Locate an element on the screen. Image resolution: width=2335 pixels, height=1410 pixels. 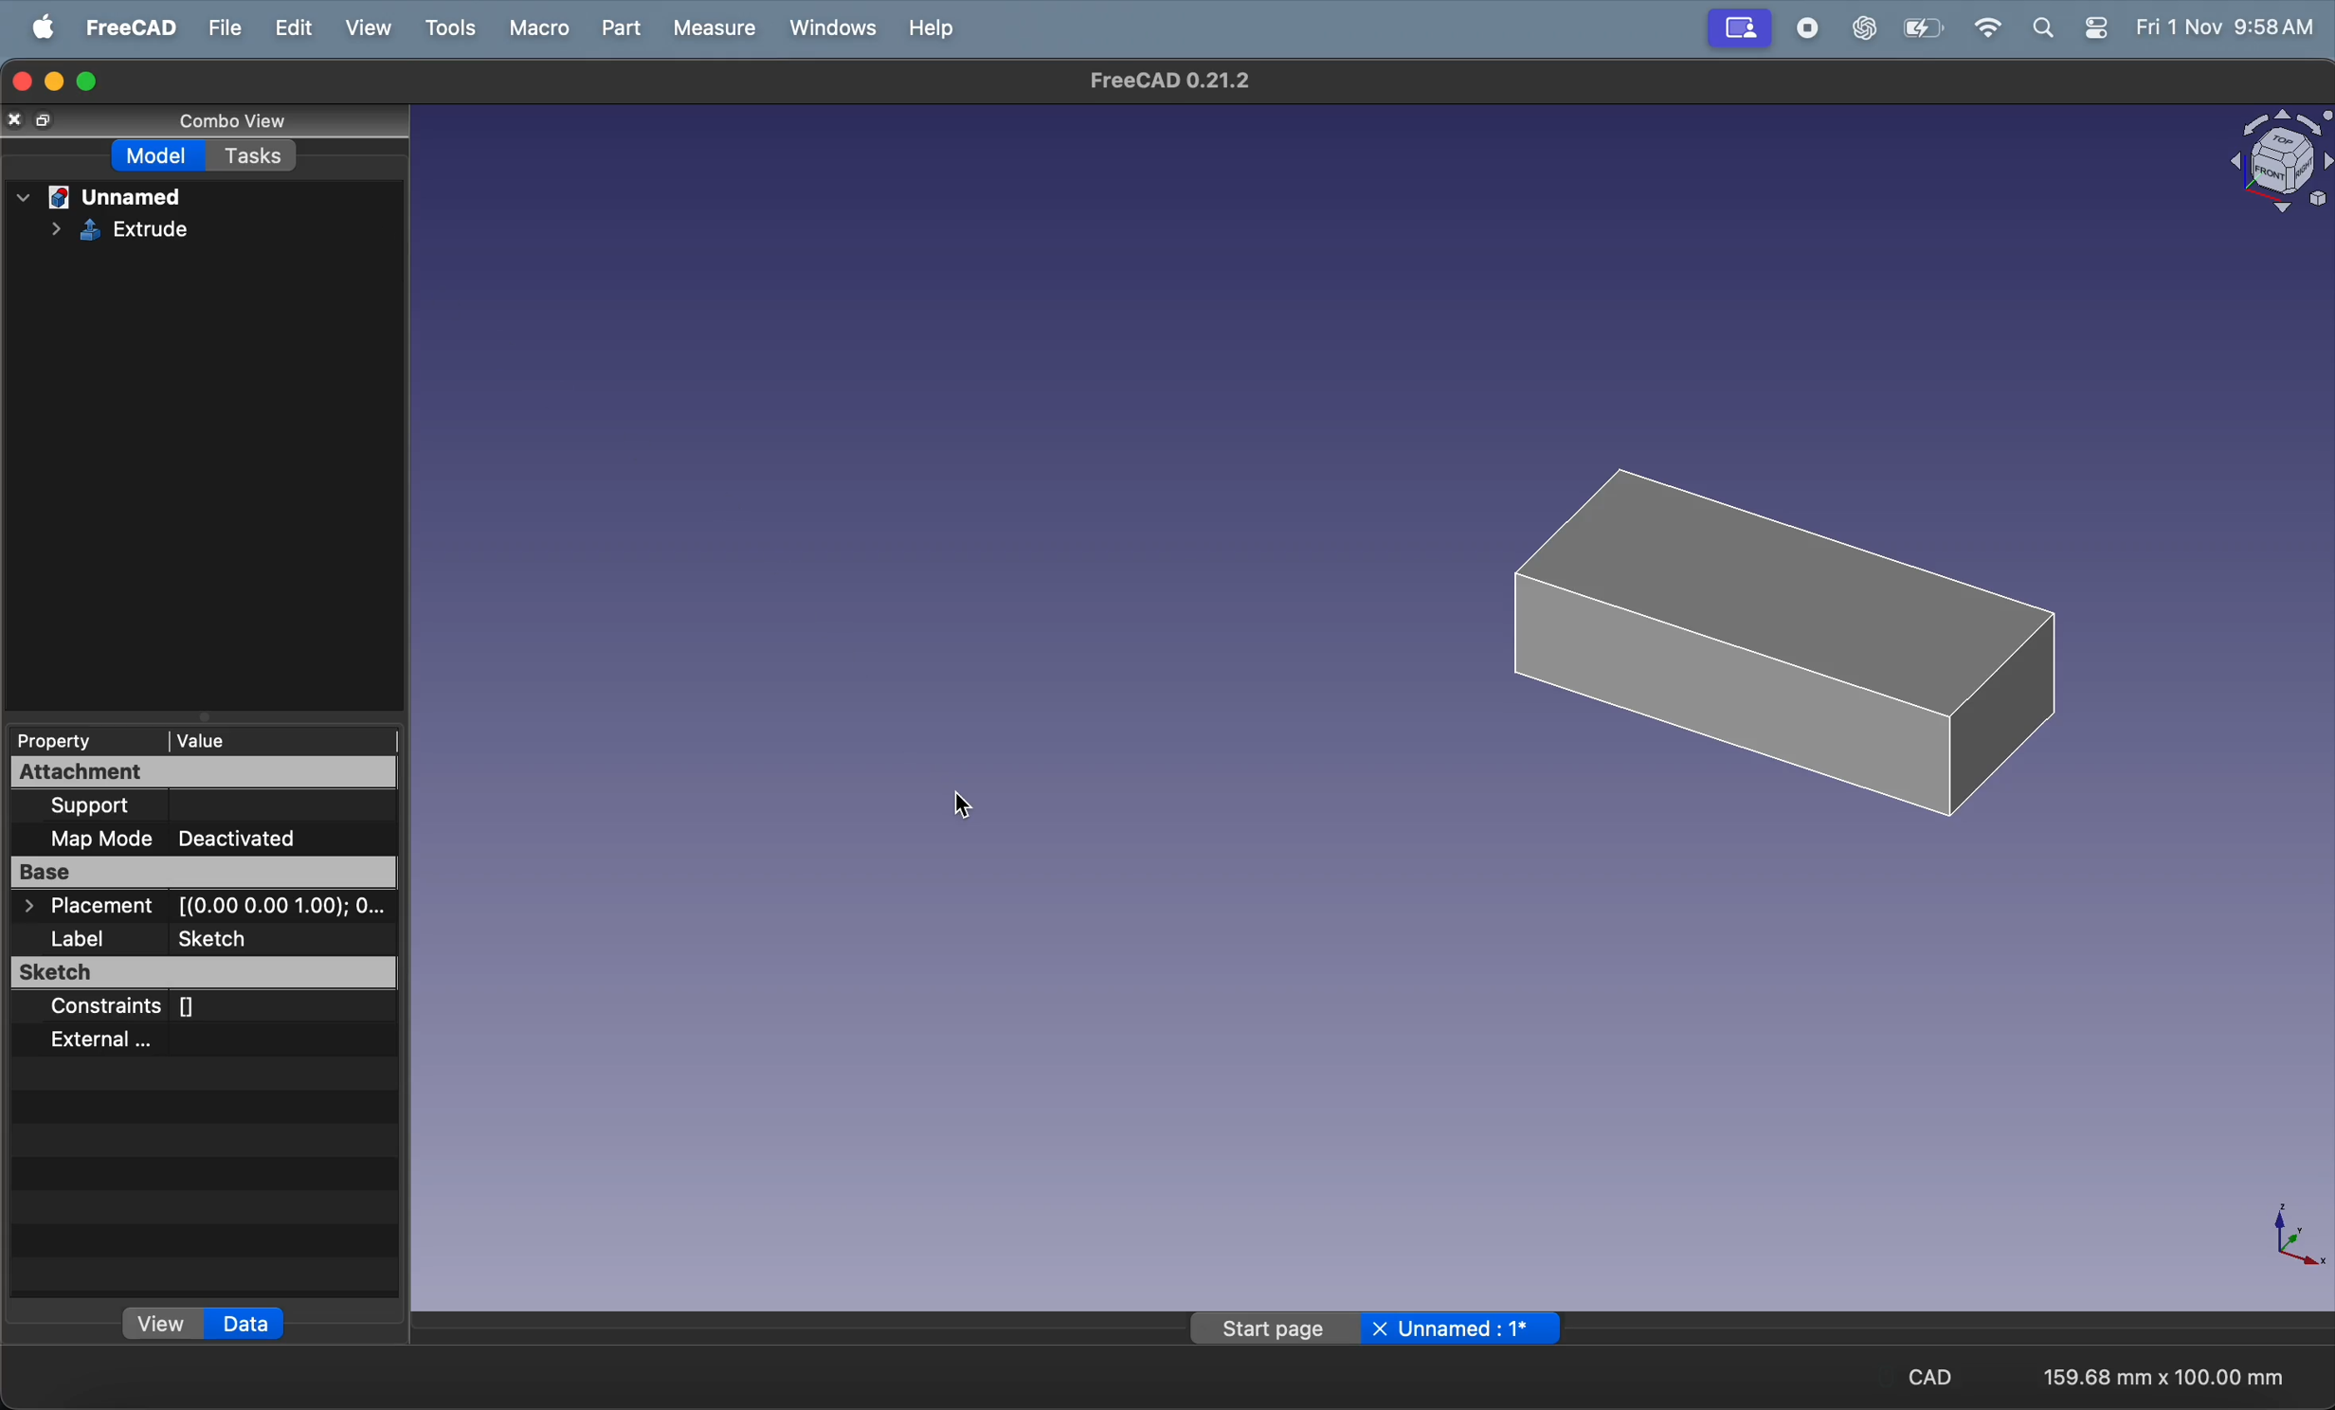
model is located at coordinates (153, 155).